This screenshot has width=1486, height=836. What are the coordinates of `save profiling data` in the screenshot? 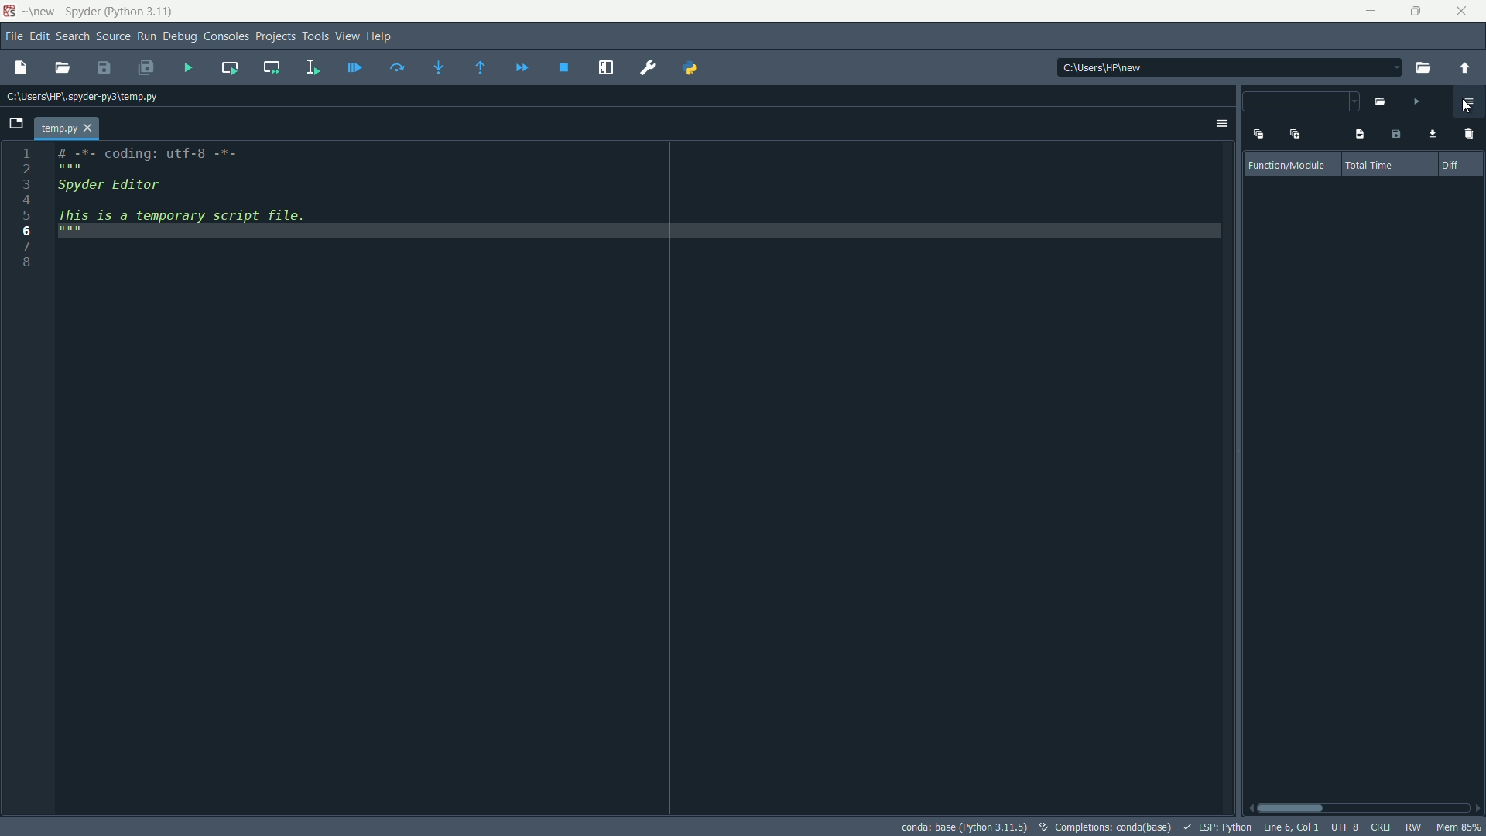 It's located at (1397, 135).